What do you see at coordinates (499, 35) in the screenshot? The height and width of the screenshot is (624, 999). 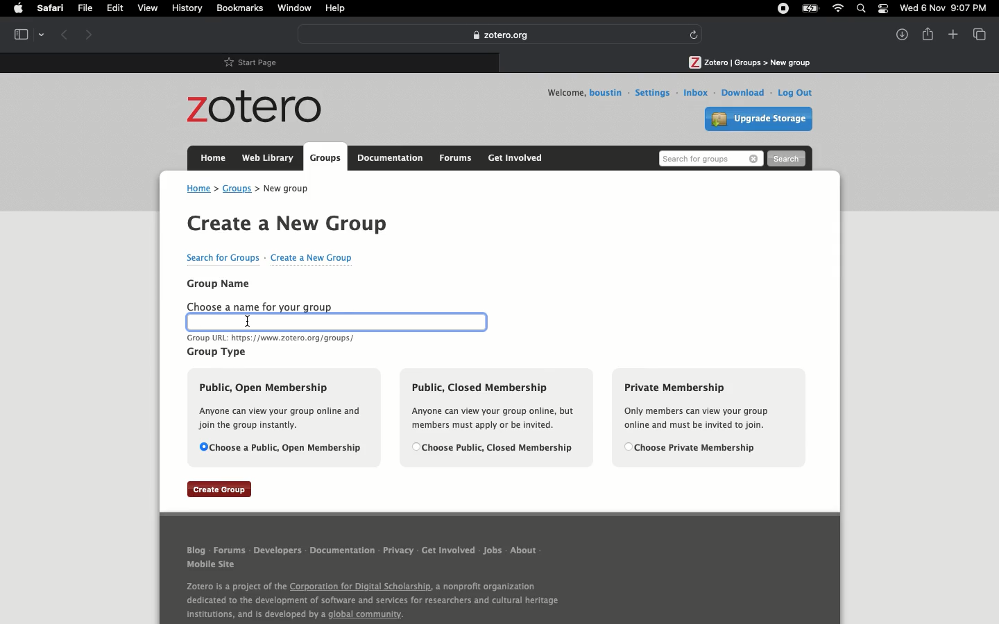 I see `Zotero` at bounding box center [499, 35].